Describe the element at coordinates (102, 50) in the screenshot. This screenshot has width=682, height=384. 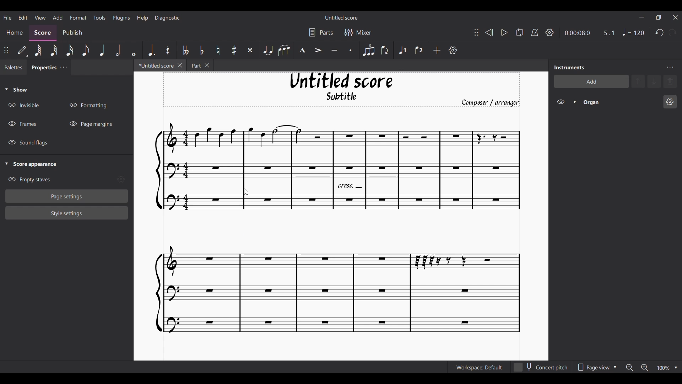
I see `Quarter note` at that location.